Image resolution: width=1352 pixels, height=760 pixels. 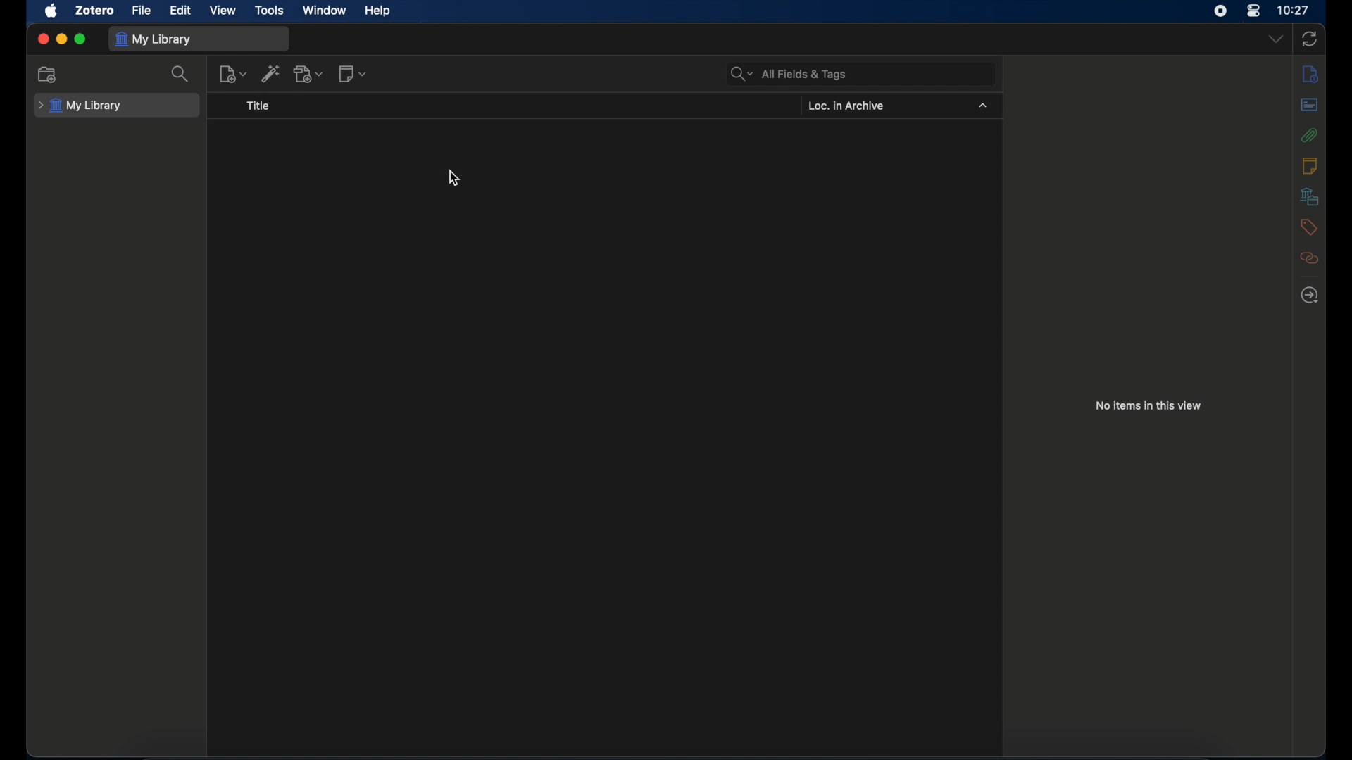 What do you see at coordinates (154, 40) in the screenshot?
I see `my library` at bounding box center [154, 40].